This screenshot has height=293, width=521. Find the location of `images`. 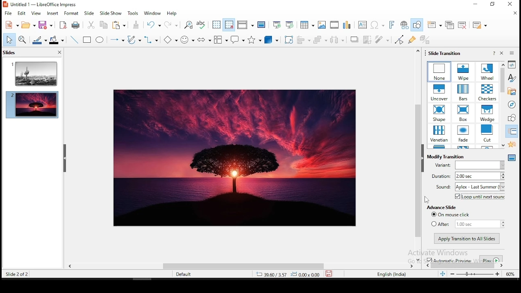

images is located at coordinates (322, 24).